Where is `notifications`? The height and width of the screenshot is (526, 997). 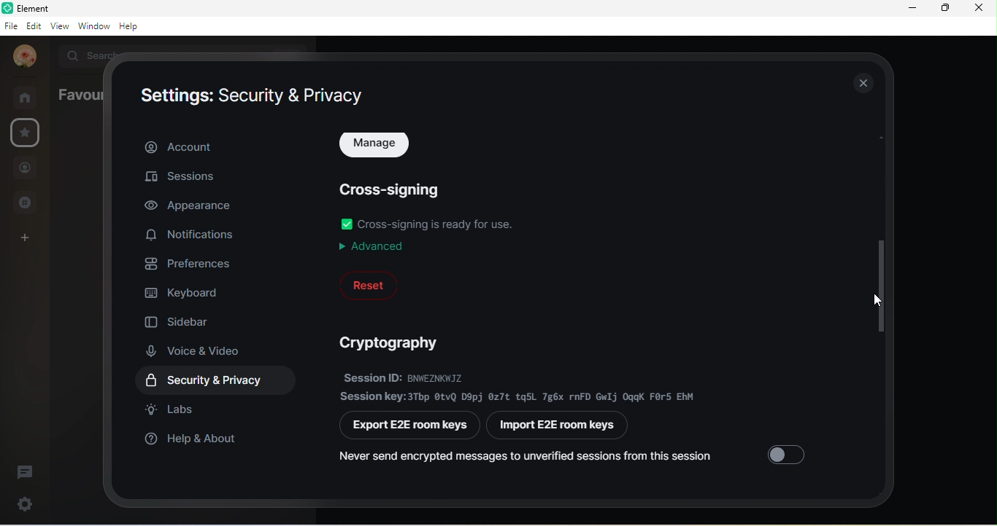
notifications is located at coordinates (194, 235).